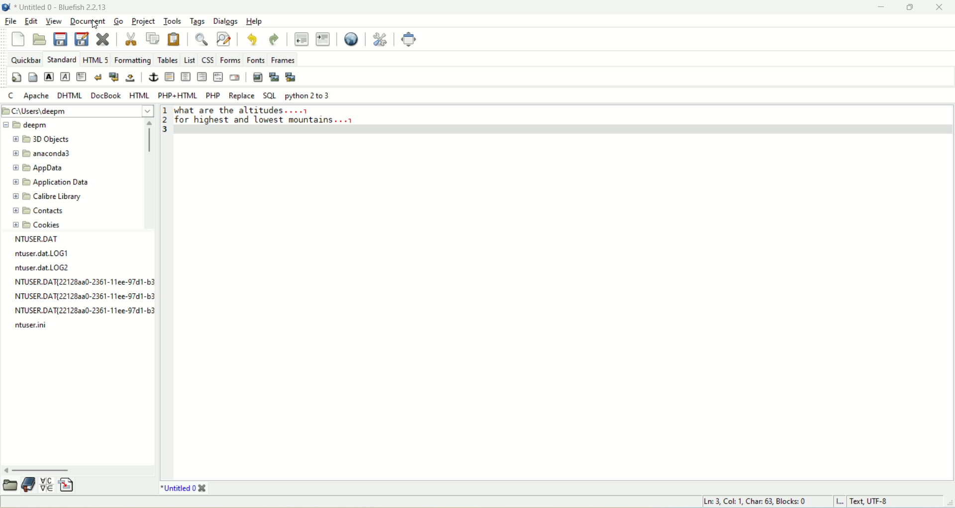 The image size is (955, 508). What do you see at coordinates (273, 76) in the screenshot?
I see `insert thumbnail` at bounding box center [273, 76].